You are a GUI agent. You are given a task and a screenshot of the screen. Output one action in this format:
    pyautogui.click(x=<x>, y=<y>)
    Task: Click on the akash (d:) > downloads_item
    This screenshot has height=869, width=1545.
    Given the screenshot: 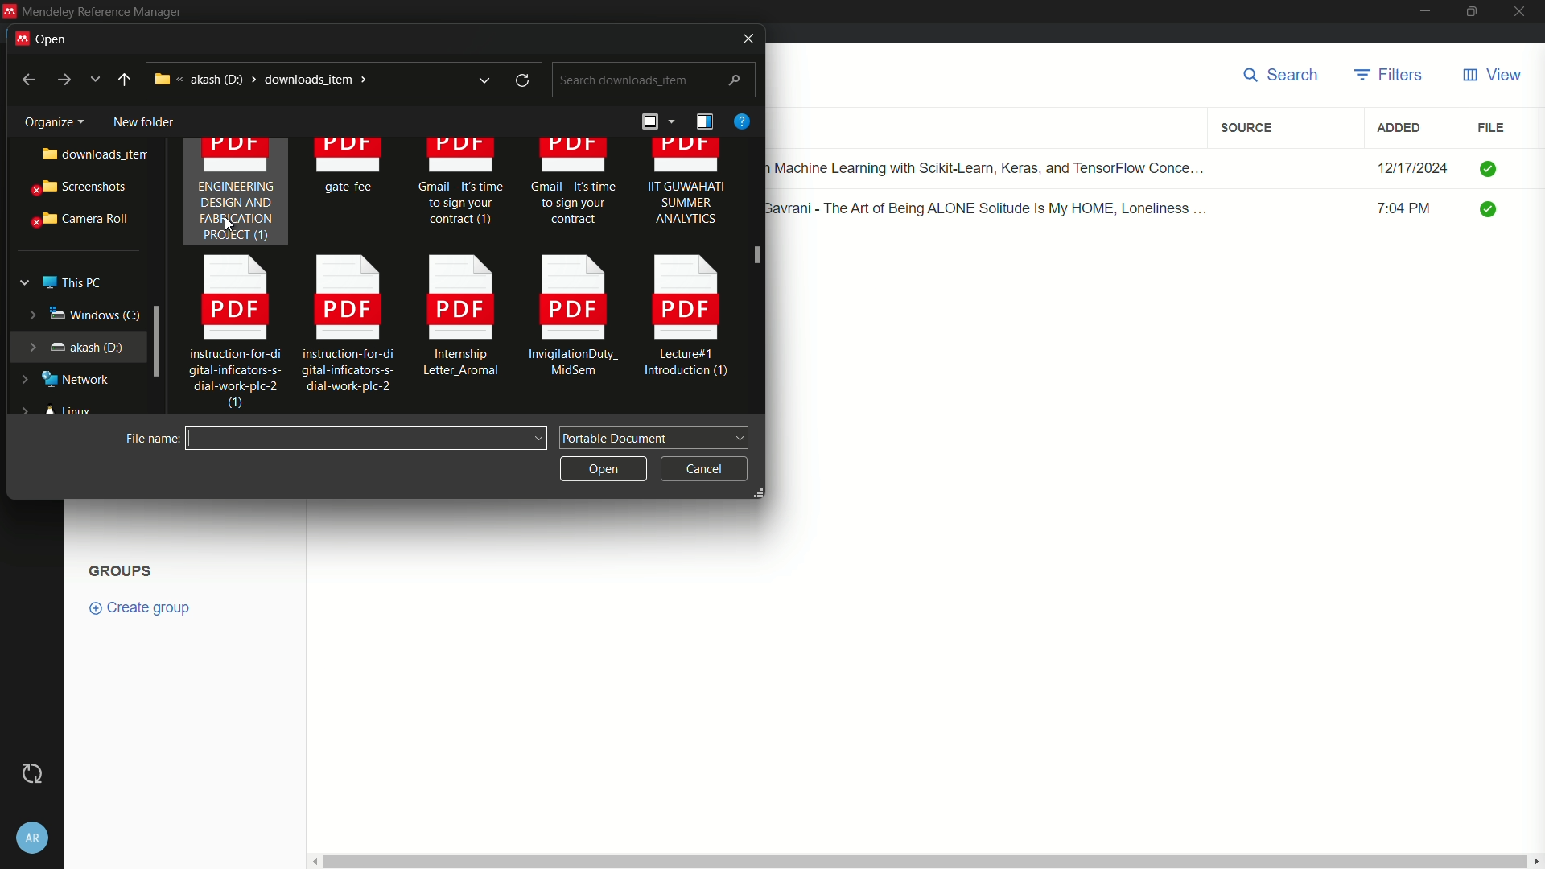 What is the action you would take?
    pyautogui.click(x=294, y=79)
    